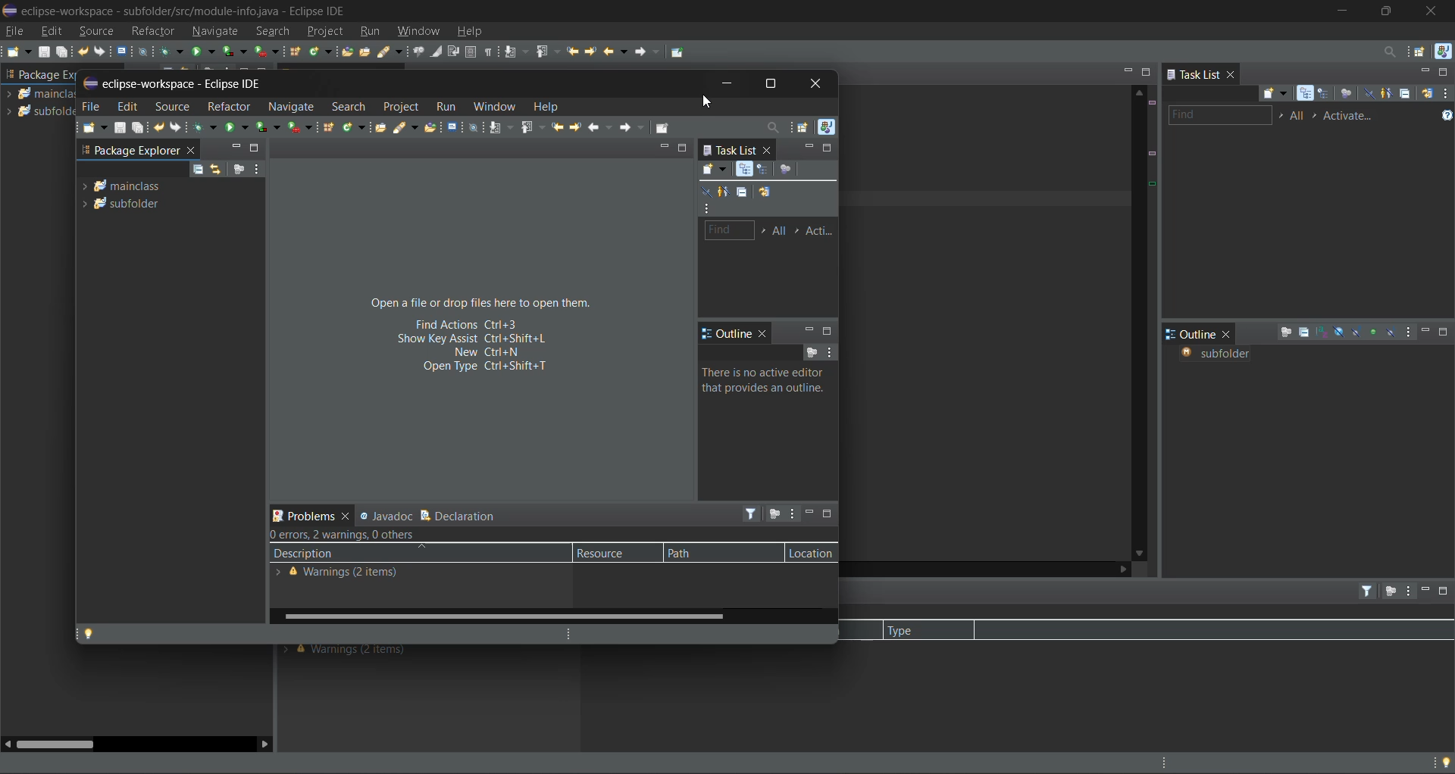 The image size is (1455, 774). Describe the element at coordinates (1446, 74) in the screenshot. I see `maximize` at that location.